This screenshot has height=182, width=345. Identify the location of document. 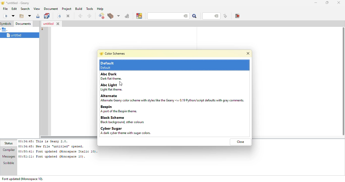
(50, 9).